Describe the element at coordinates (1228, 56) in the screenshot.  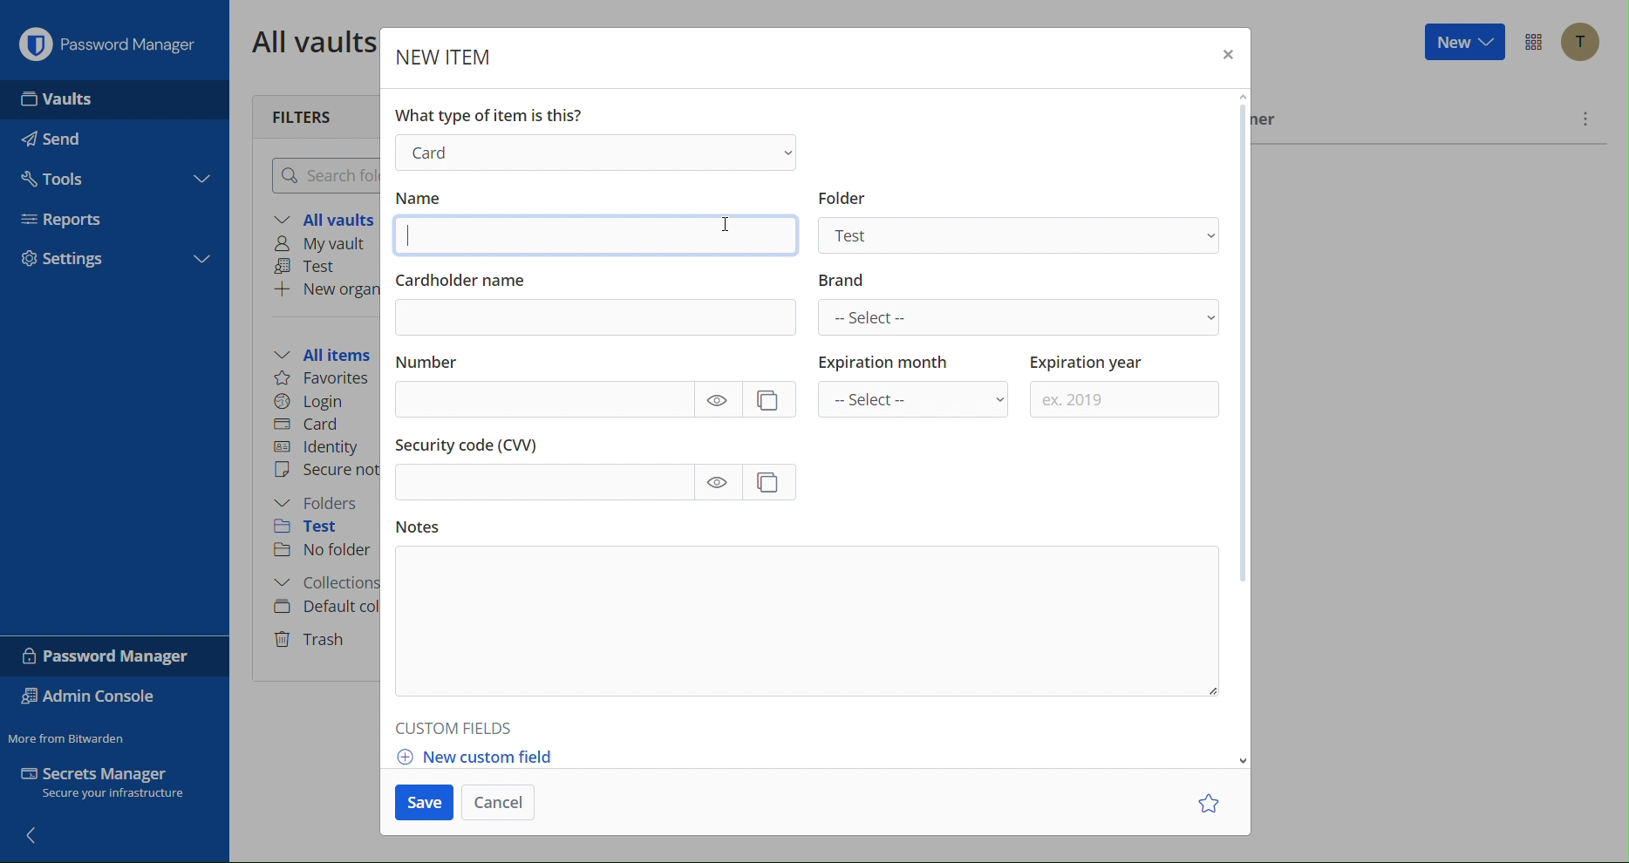
I see `Close` at that location.